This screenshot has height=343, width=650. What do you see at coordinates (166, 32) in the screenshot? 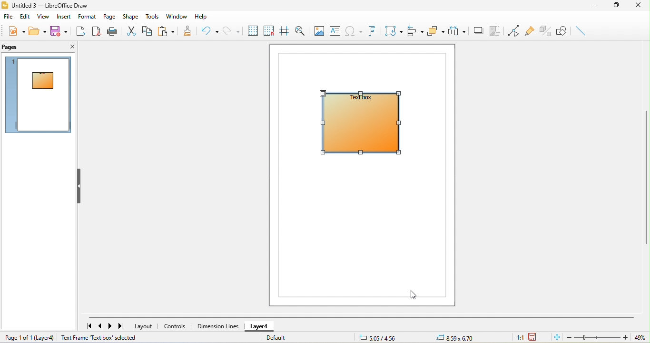
I see `paste` at bounding box center [166, 32].